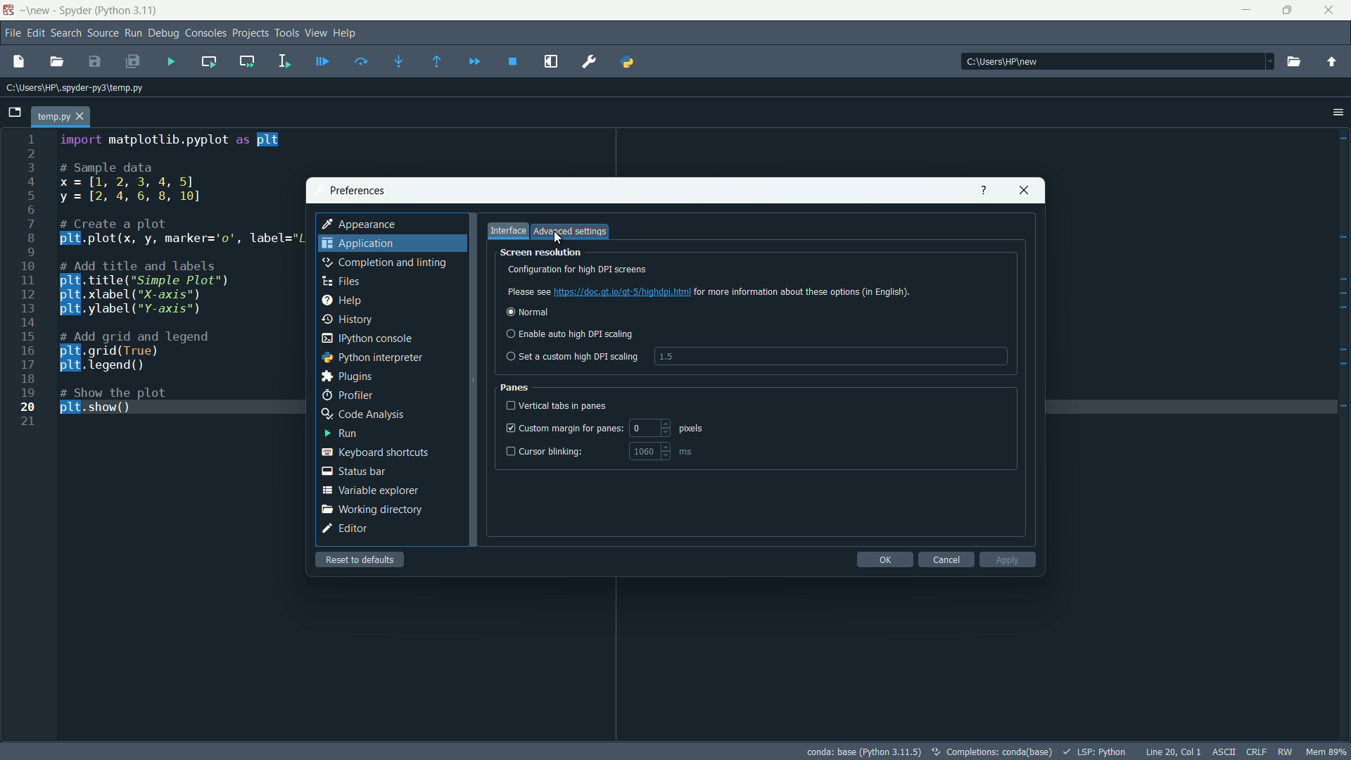  Describe the element at coordinates (96, 63) in the screenshot. I see `save file` at that location.